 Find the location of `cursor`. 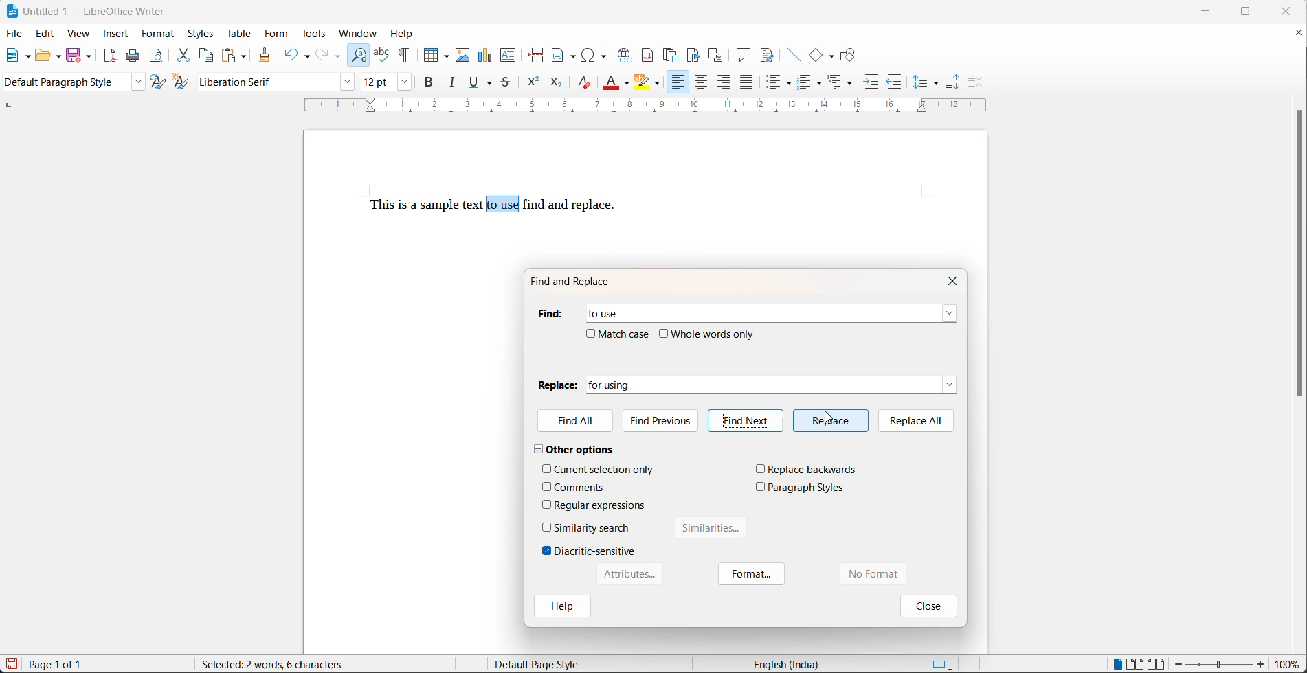

cursor is located at coordinates (829, 418).